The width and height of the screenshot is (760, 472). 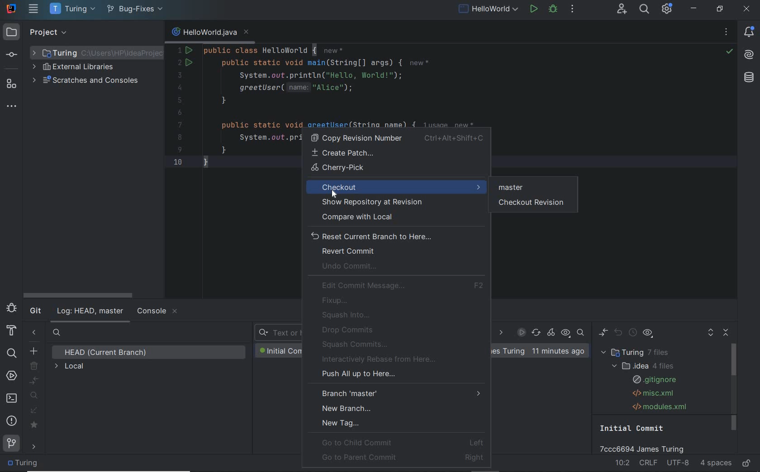 I want to click on project, so click(x=35, y=33).